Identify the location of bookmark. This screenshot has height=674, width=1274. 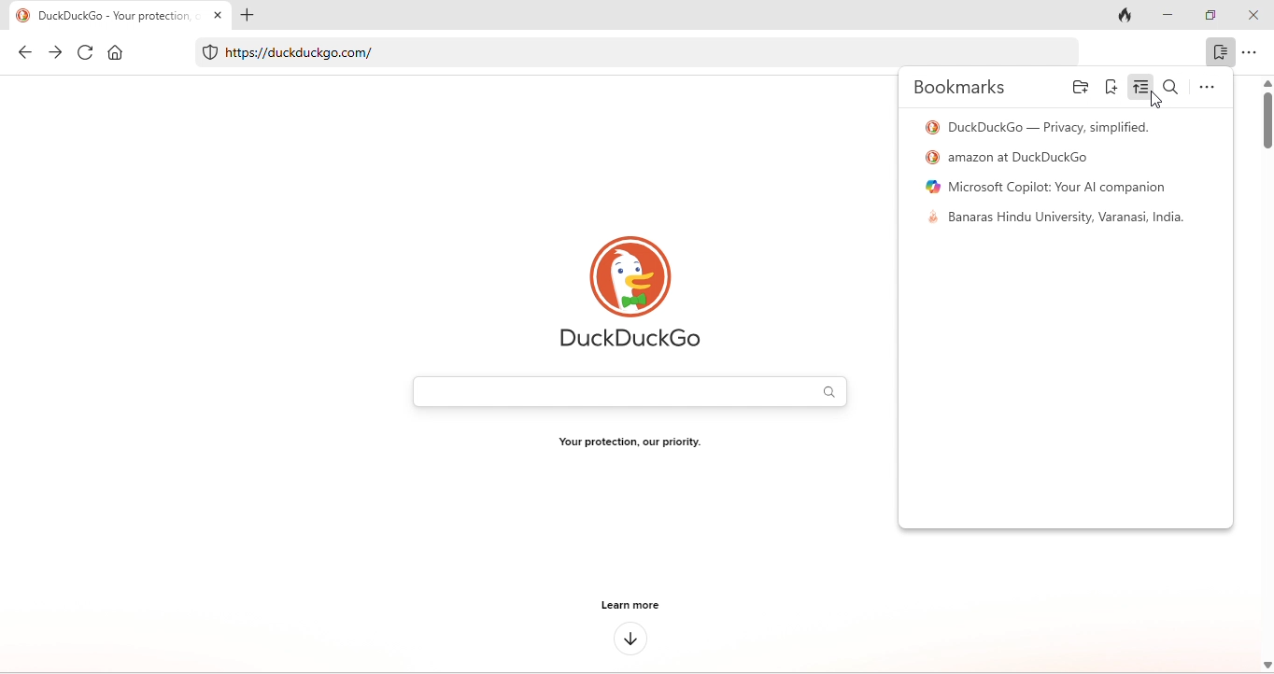
(1216, 51).